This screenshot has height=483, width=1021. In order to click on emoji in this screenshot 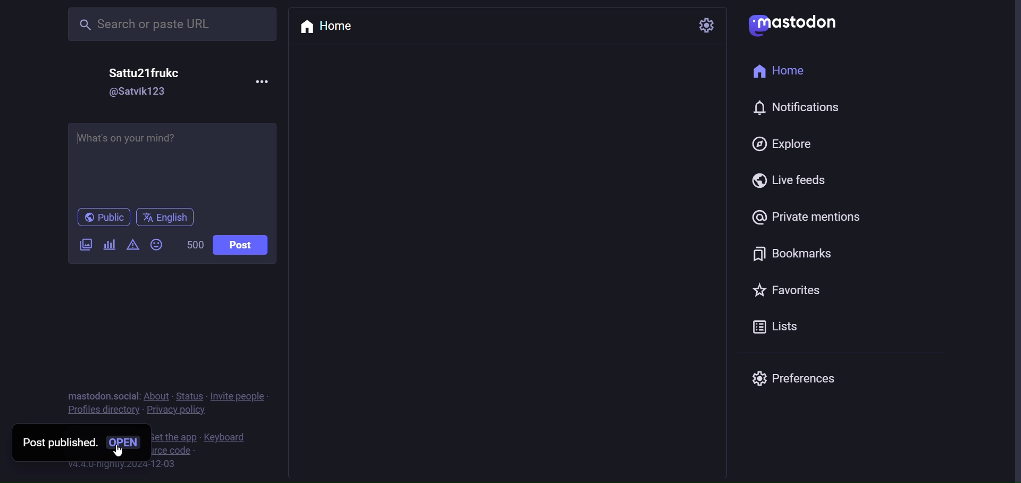, I will do `click(156, 245)`.